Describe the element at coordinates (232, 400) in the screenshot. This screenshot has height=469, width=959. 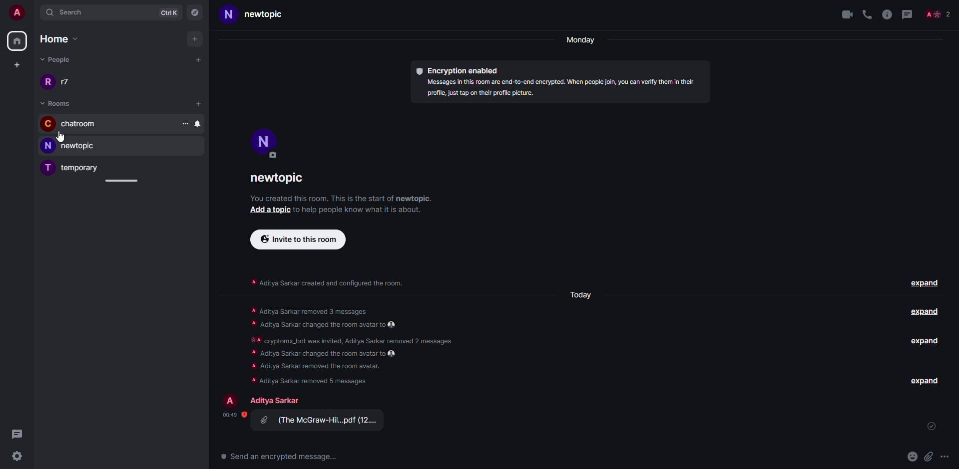
I see `profile` at that location.